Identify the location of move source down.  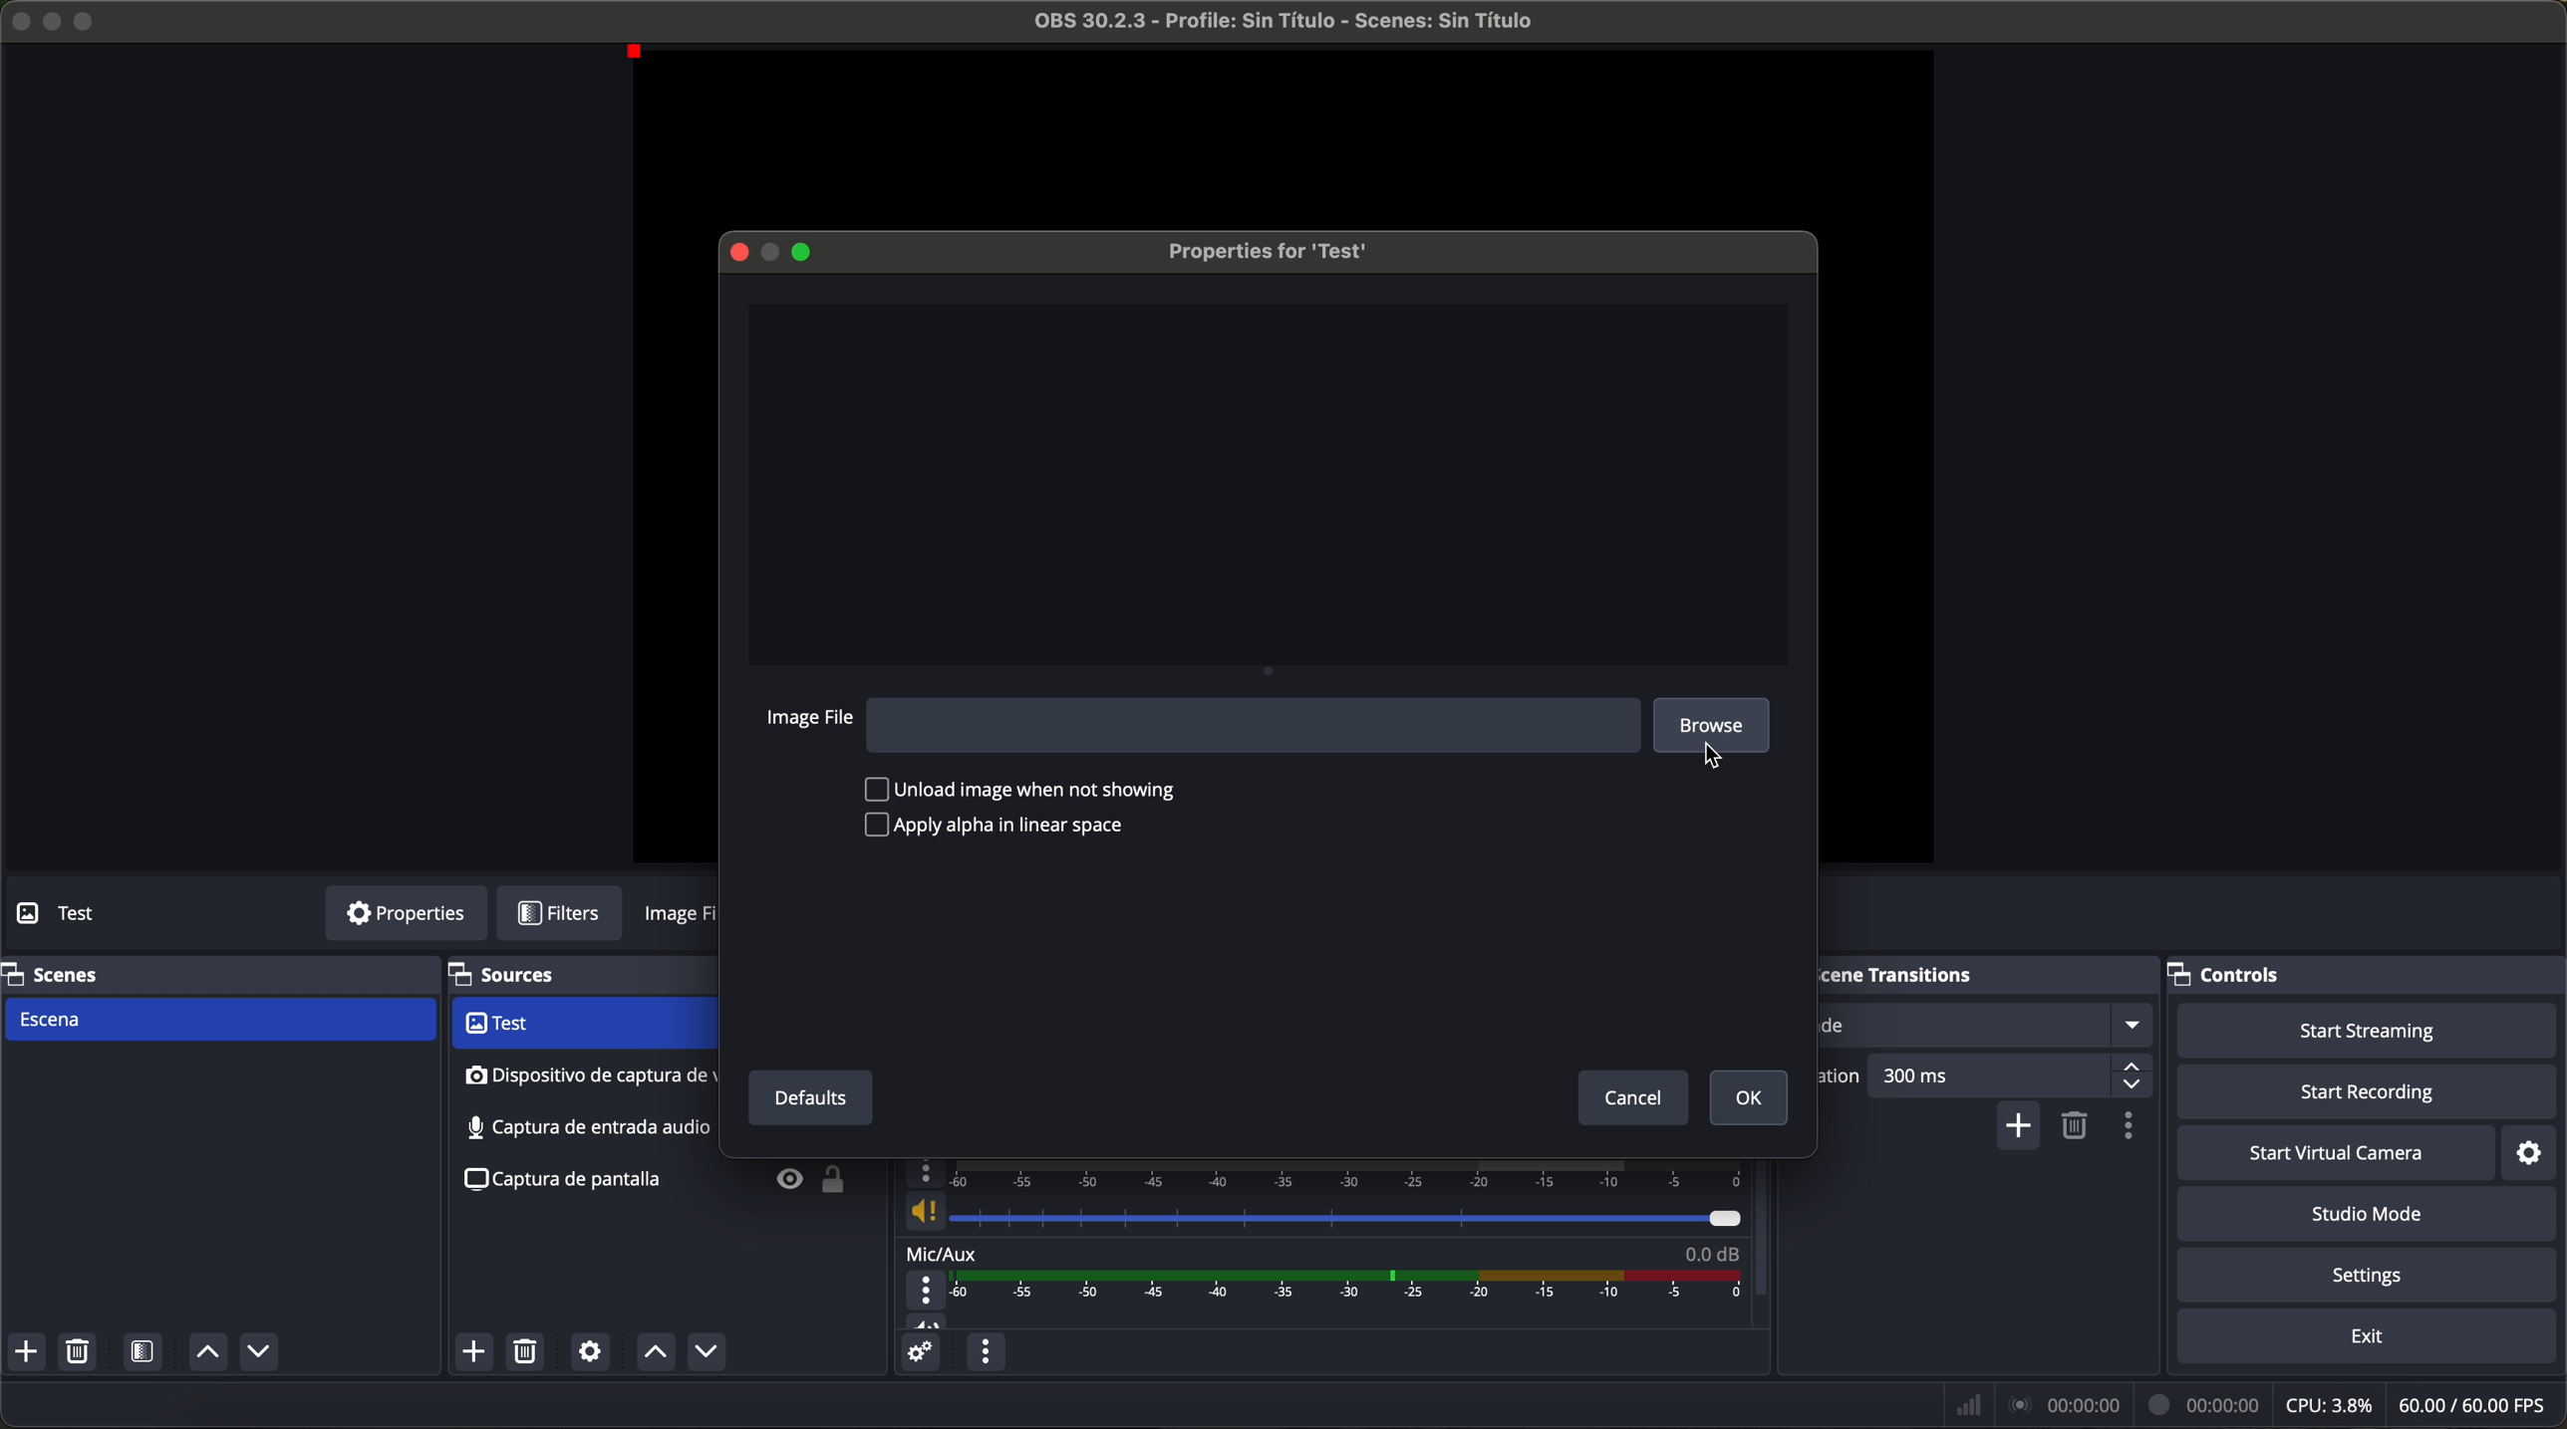
(702, 1353).